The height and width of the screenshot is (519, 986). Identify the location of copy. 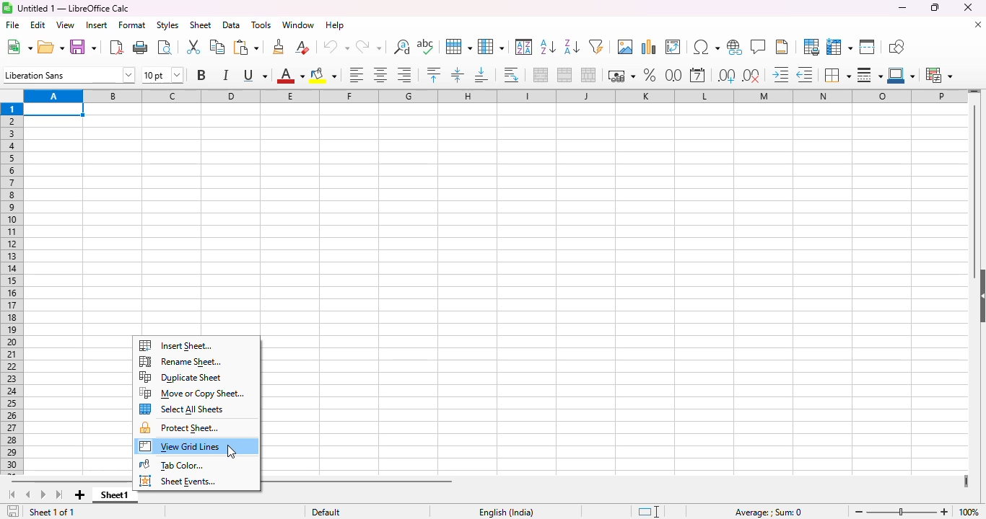
(217, 47).